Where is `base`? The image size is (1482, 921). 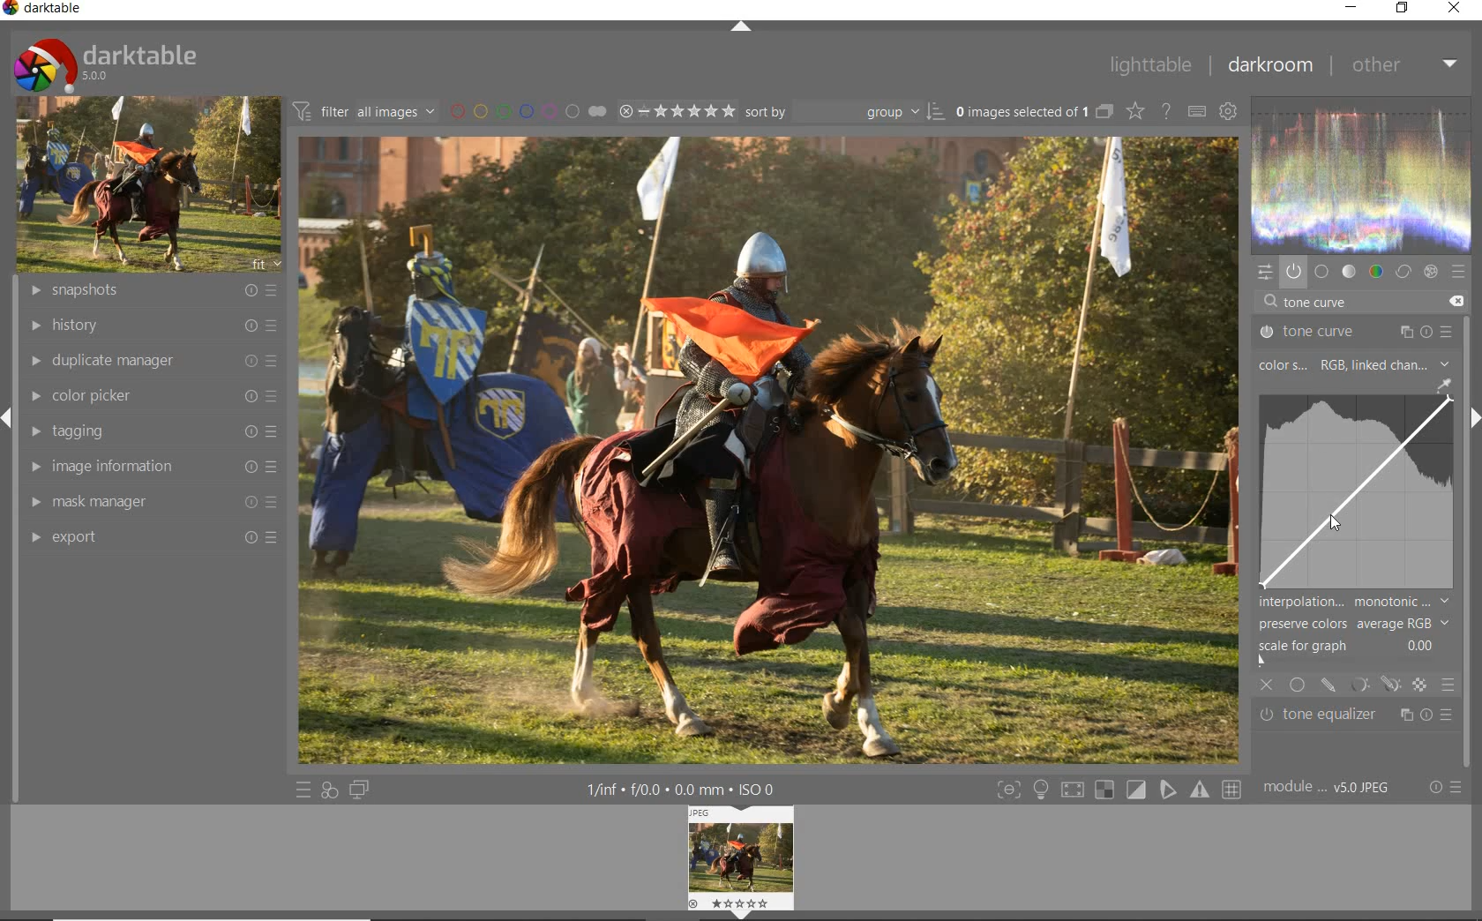 base is located at coordinates (1321, 273).